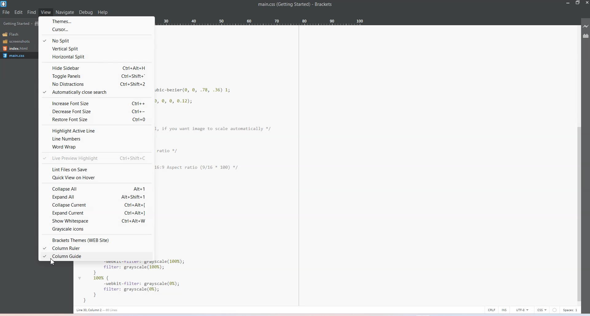 This screenshot has width=590, height=316. I want to click on File, so click(6, 13).